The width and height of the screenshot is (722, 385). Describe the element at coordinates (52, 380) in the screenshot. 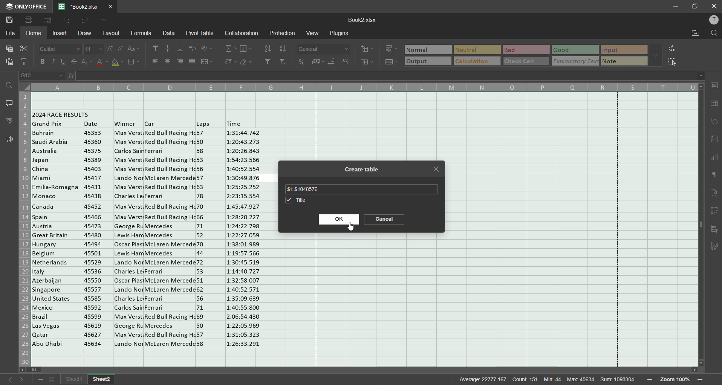

I see `sheet list` at that location.